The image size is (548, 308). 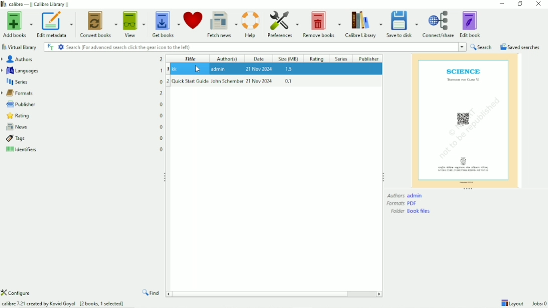 I want to click on Calibre Library, so click(x=363, y=24).